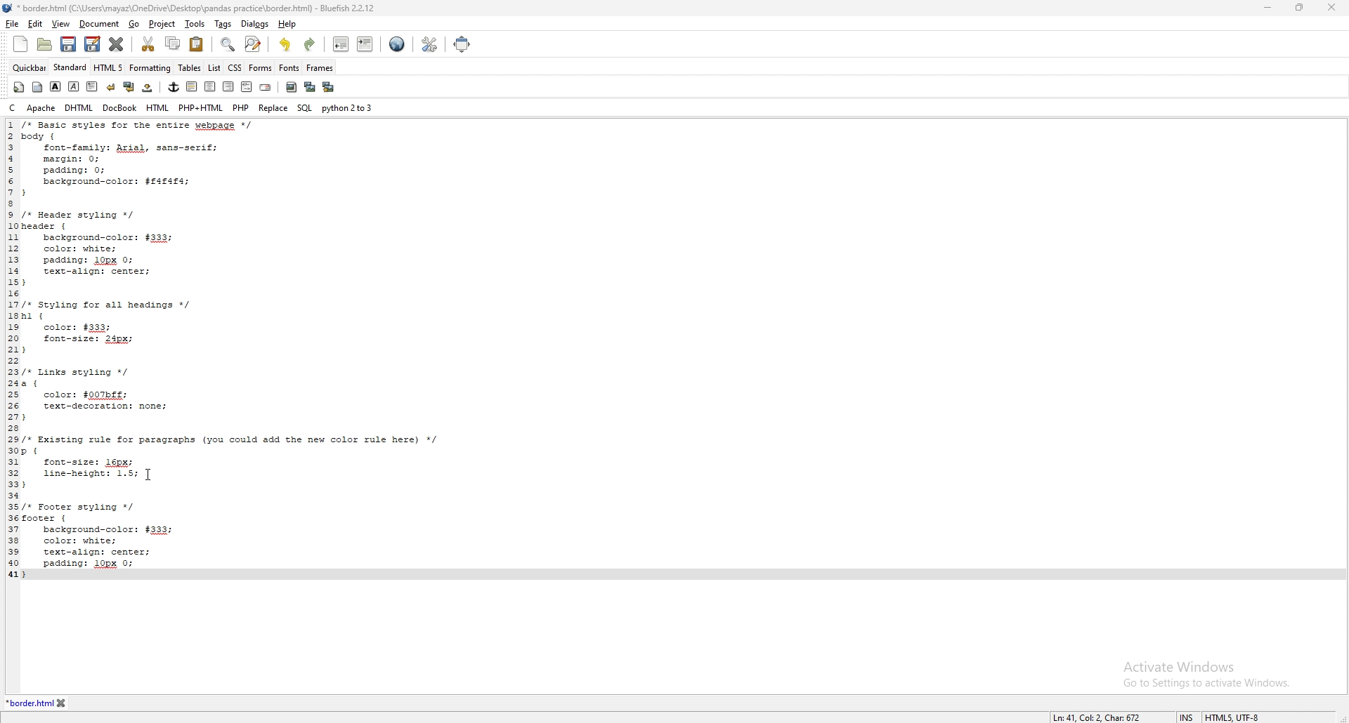 Image resolution: width=1349 pixels, height=723 pixels. I want to click on edit preference, so click(431, 44).